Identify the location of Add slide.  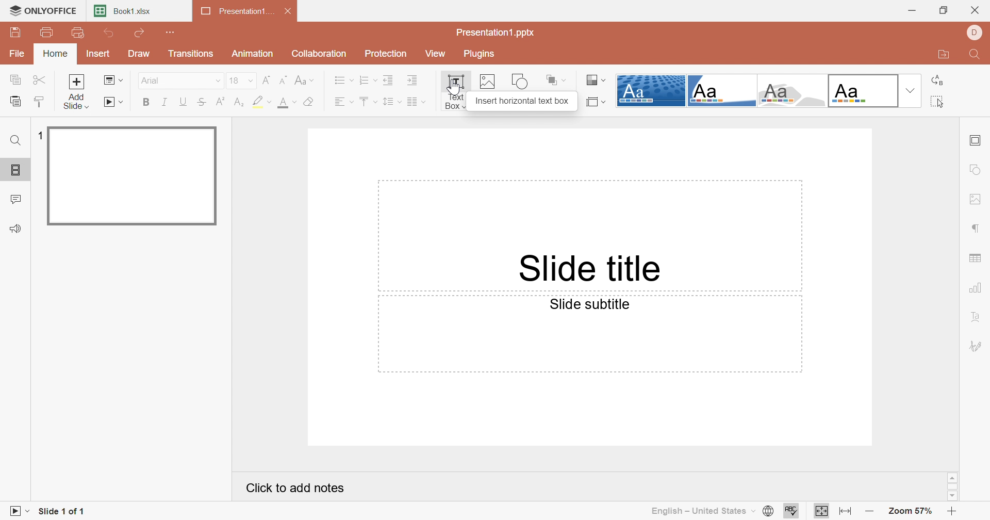
(77, 91).